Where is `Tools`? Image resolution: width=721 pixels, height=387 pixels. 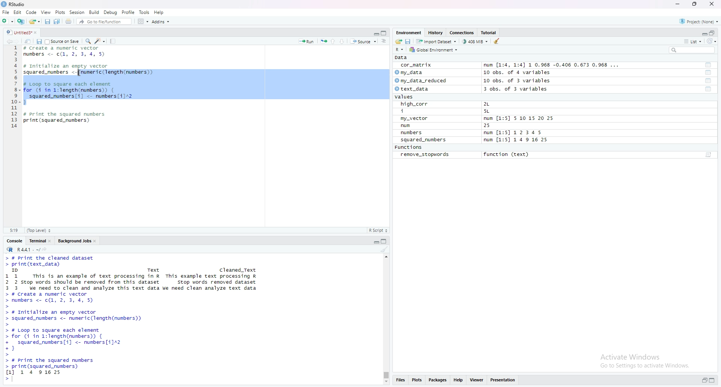
Tools is located at coordinates (145, 12).